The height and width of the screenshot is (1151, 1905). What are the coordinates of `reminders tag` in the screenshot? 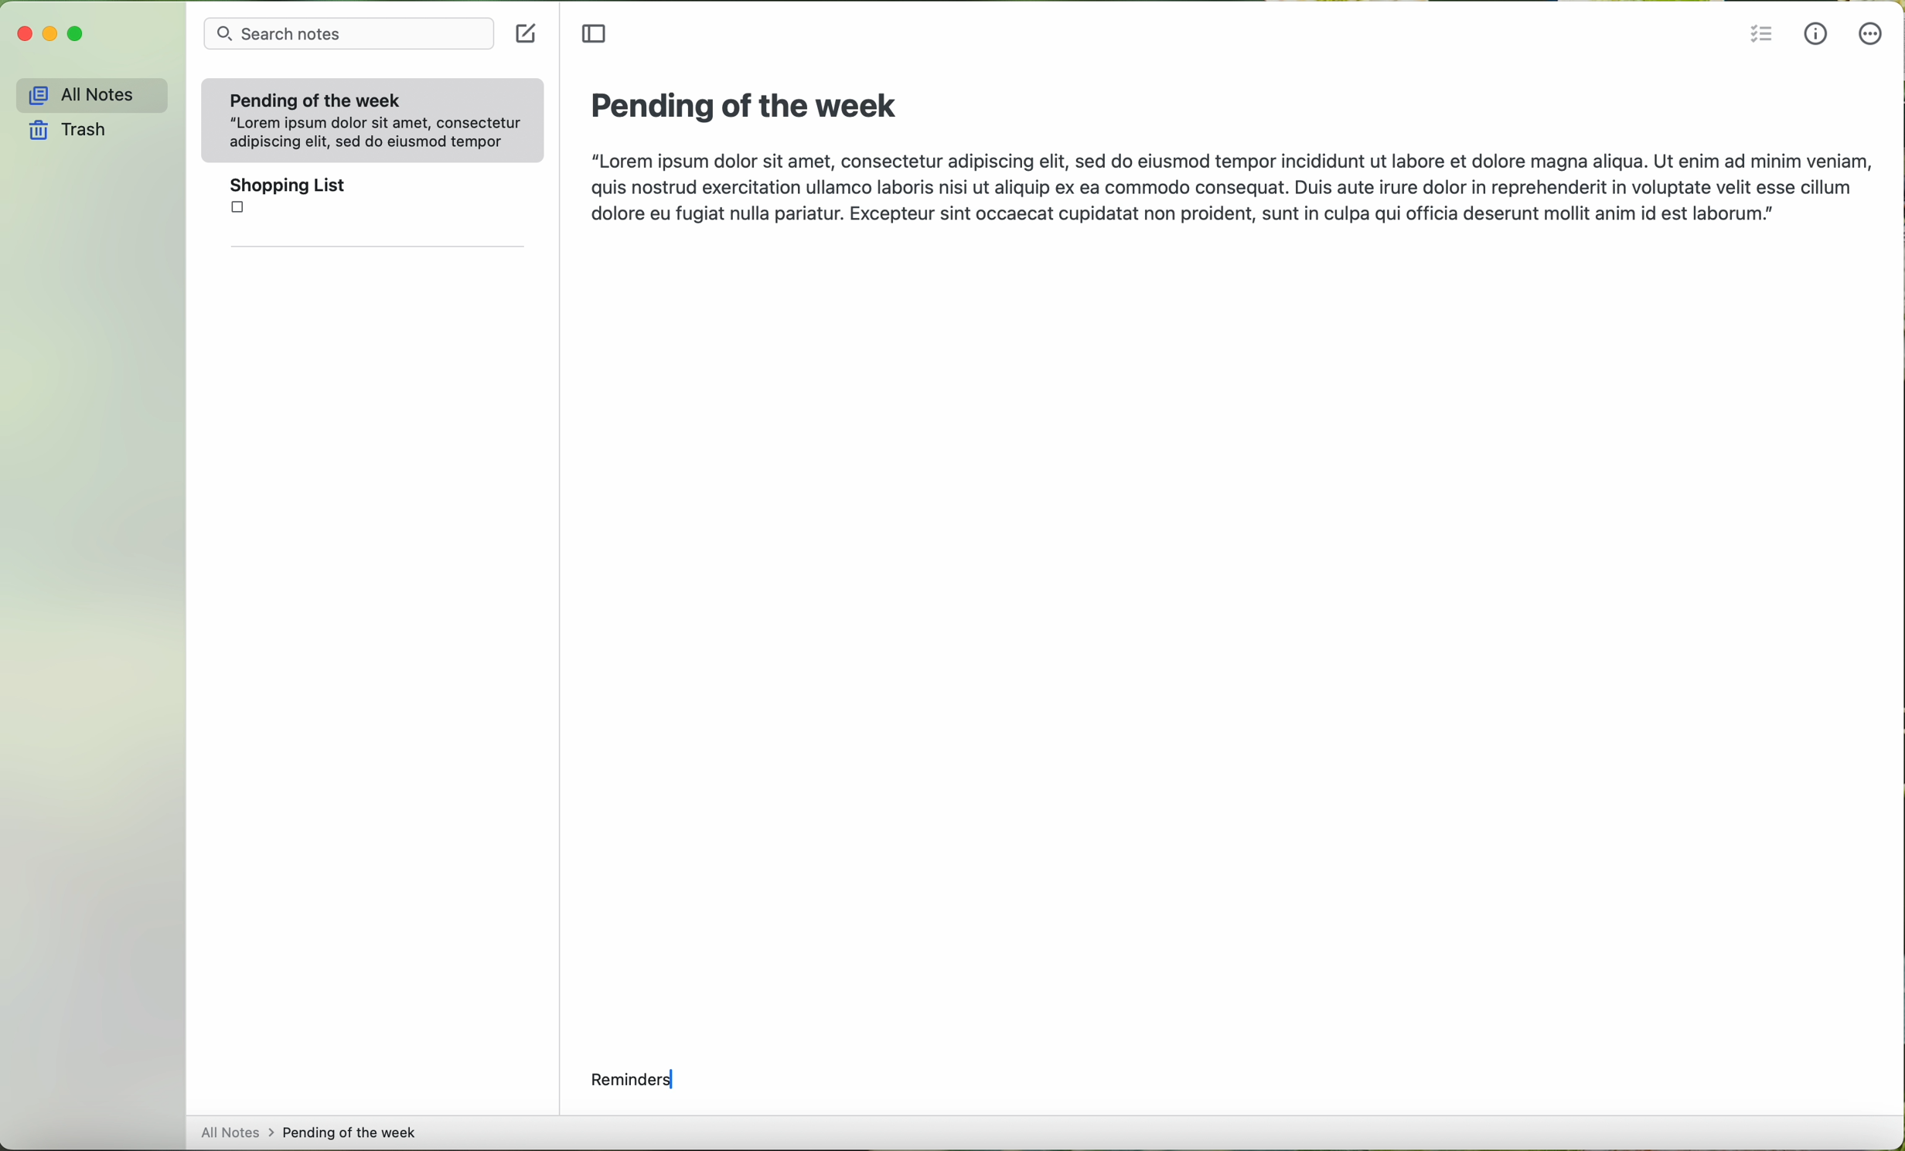 It's located at (638, 1080).